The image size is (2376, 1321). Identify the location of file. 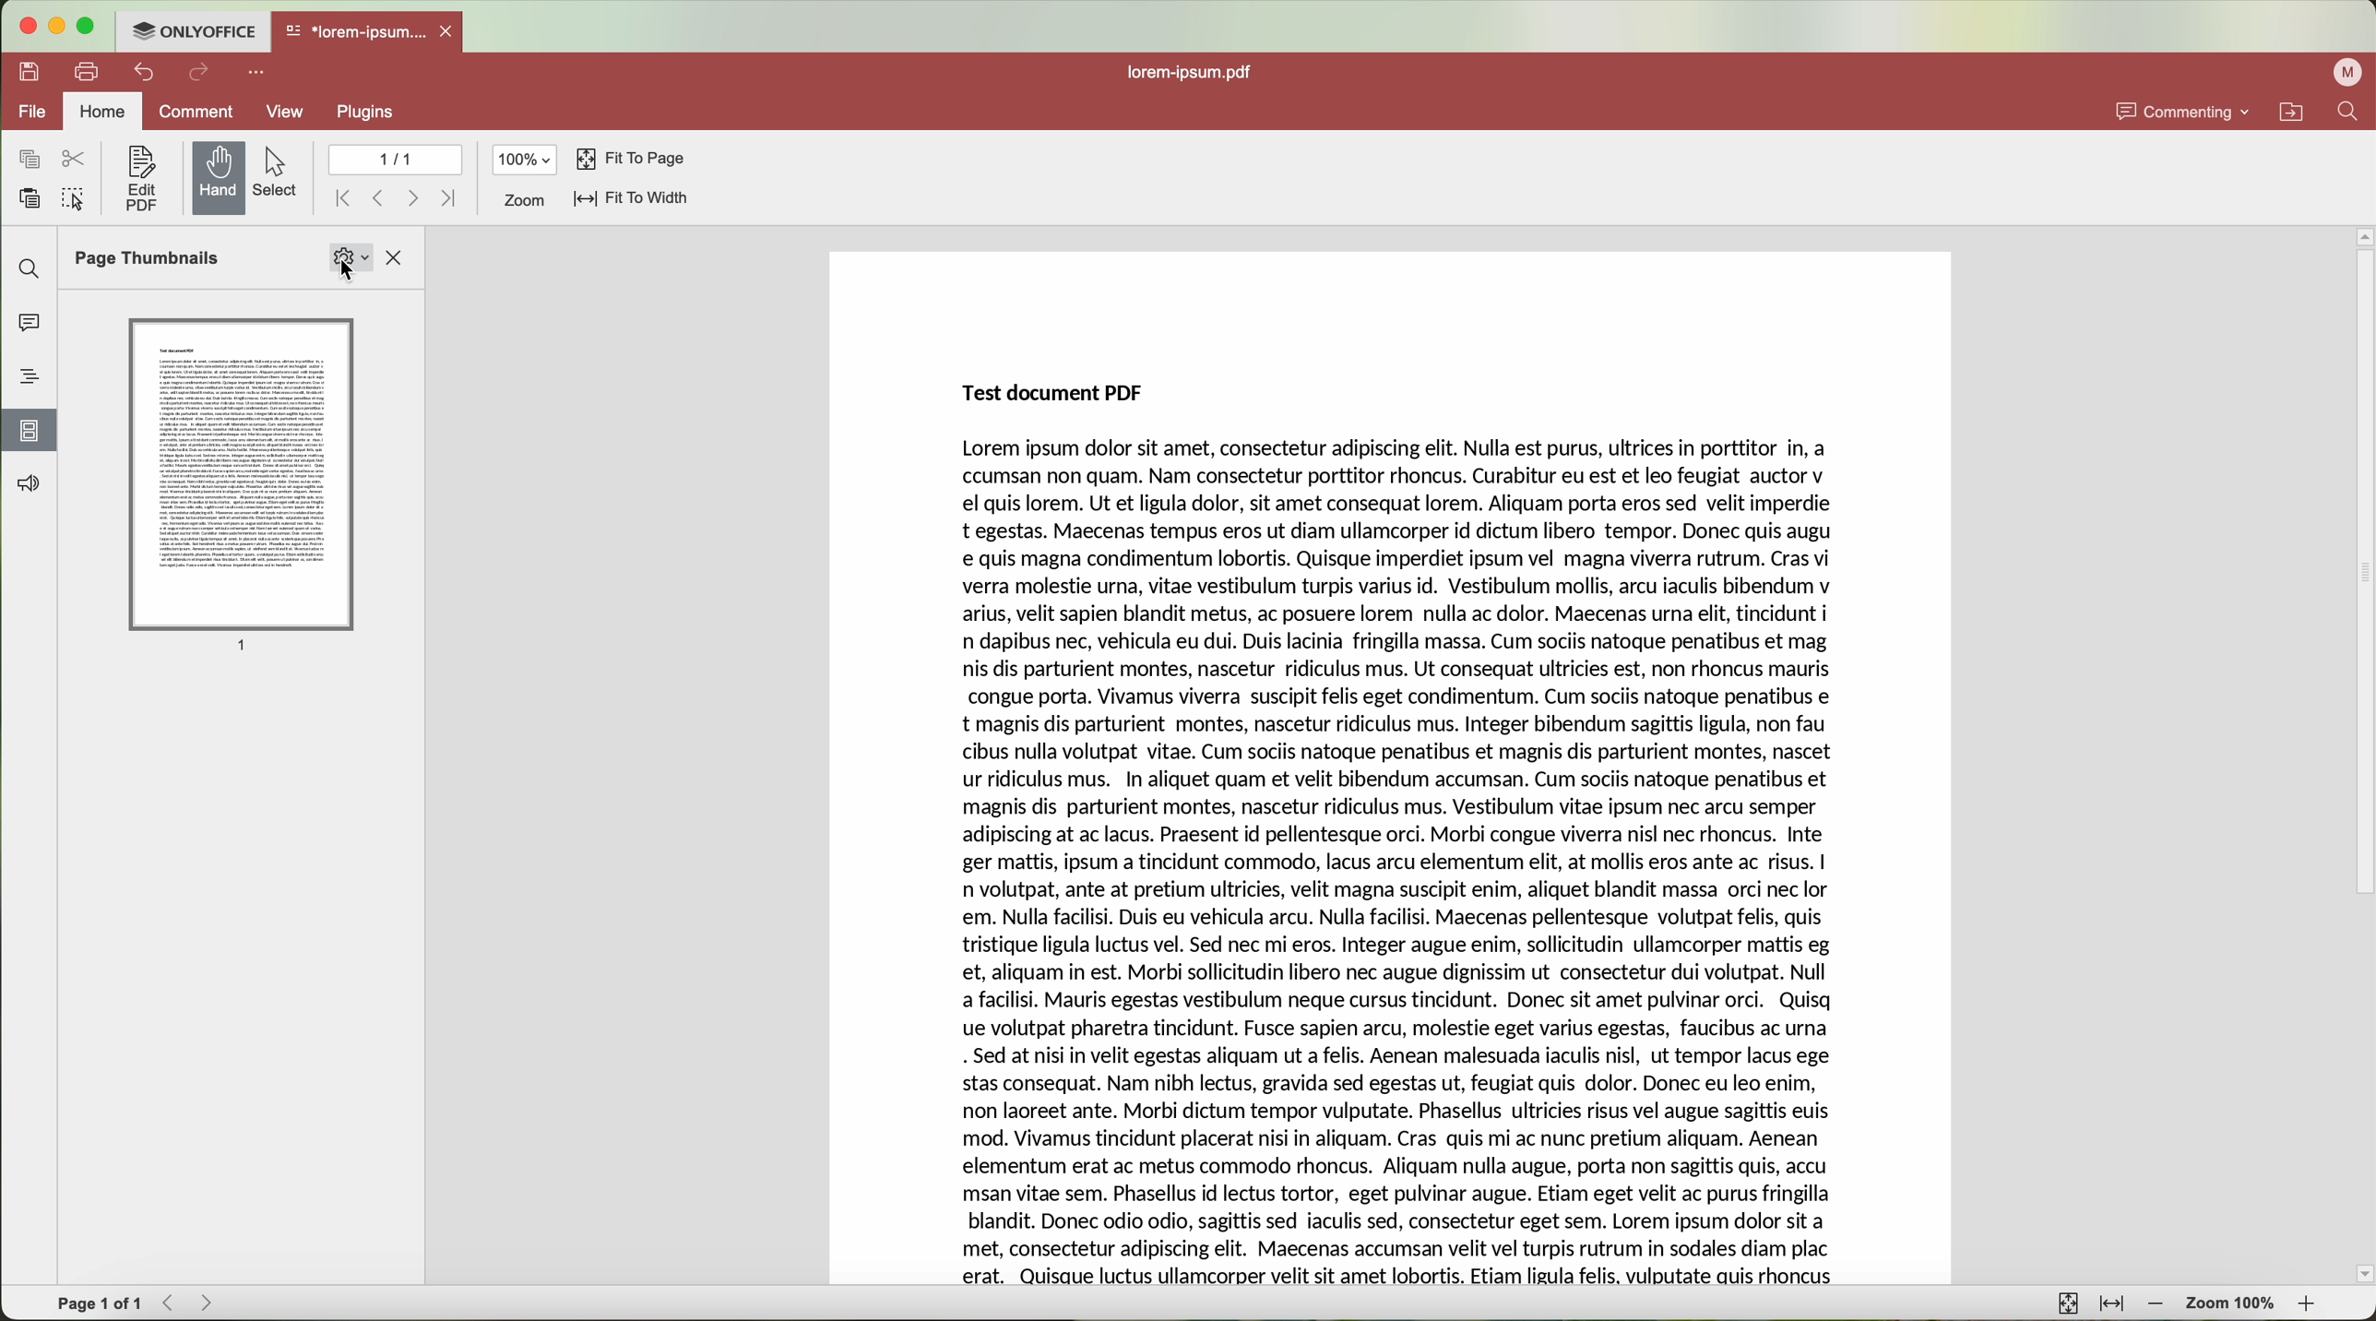
(24, 112).